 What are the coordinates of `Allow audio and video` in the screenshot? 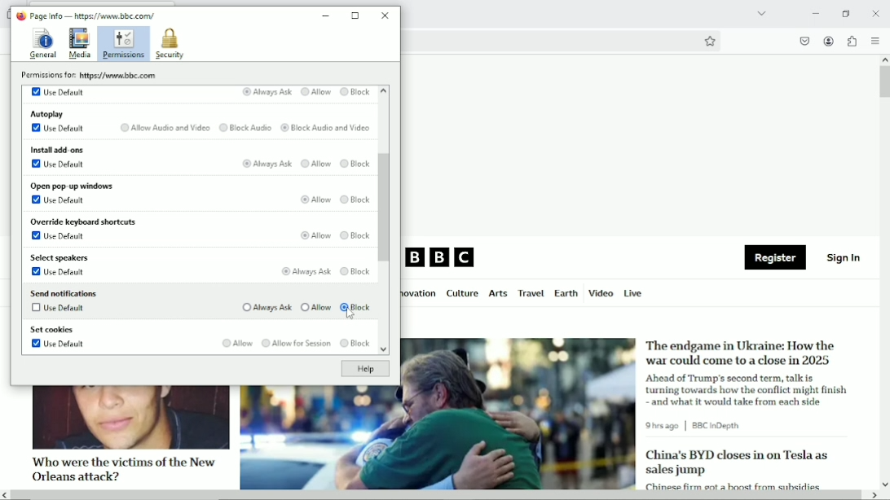 It's located at (163, 128).